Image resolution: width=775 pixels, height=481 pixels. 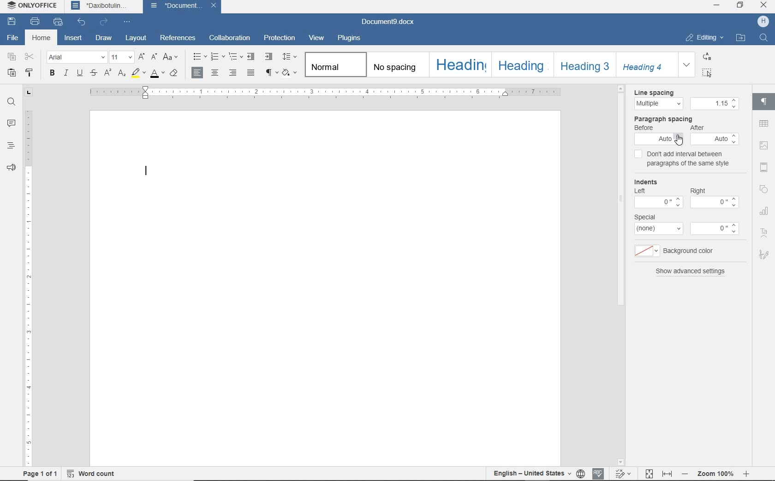 I want to click on OPEN FILE LOCATION, so click(x=741, y=37).